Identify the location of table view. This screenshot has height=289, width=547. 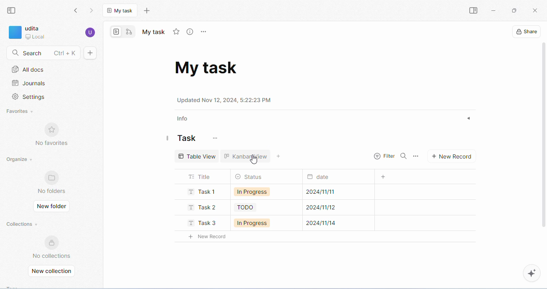
(197, 156).